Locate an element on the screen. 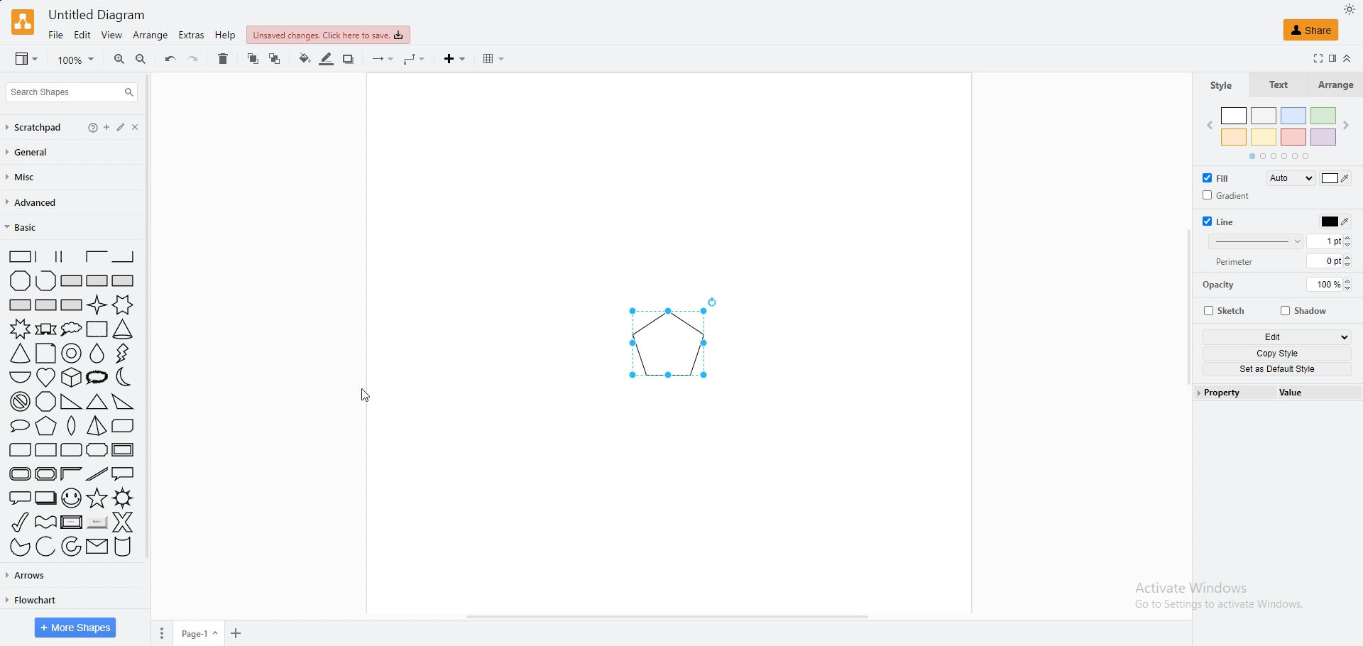 This screenshot has height=646, width=1363. gradient is located at coordinates (1225, 195).